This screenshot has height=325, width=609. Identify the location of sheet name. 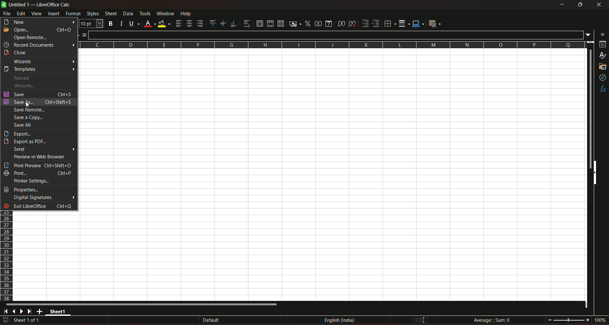
(59, 312).